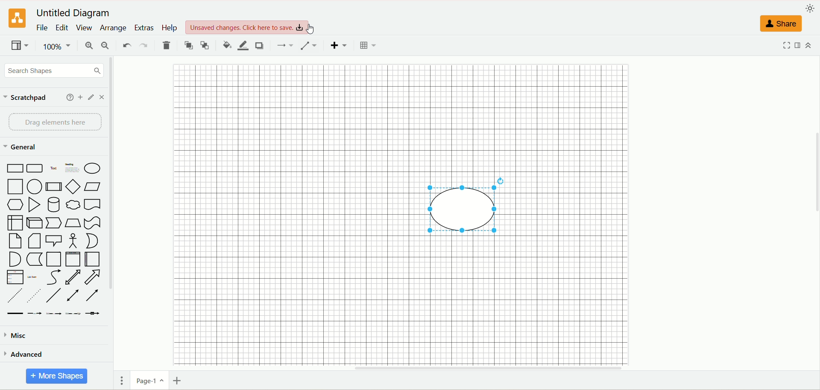 This screenshot has height=390, width=820. Describe the element at coordinates (127, 44) in the screenshot. I see `undo` at that location.